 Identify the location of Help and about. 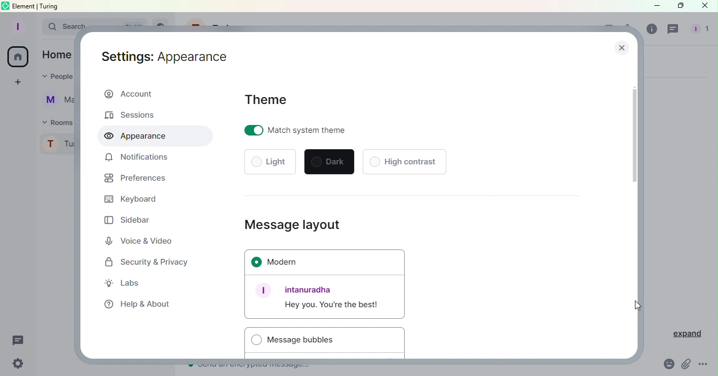
(137, 306).